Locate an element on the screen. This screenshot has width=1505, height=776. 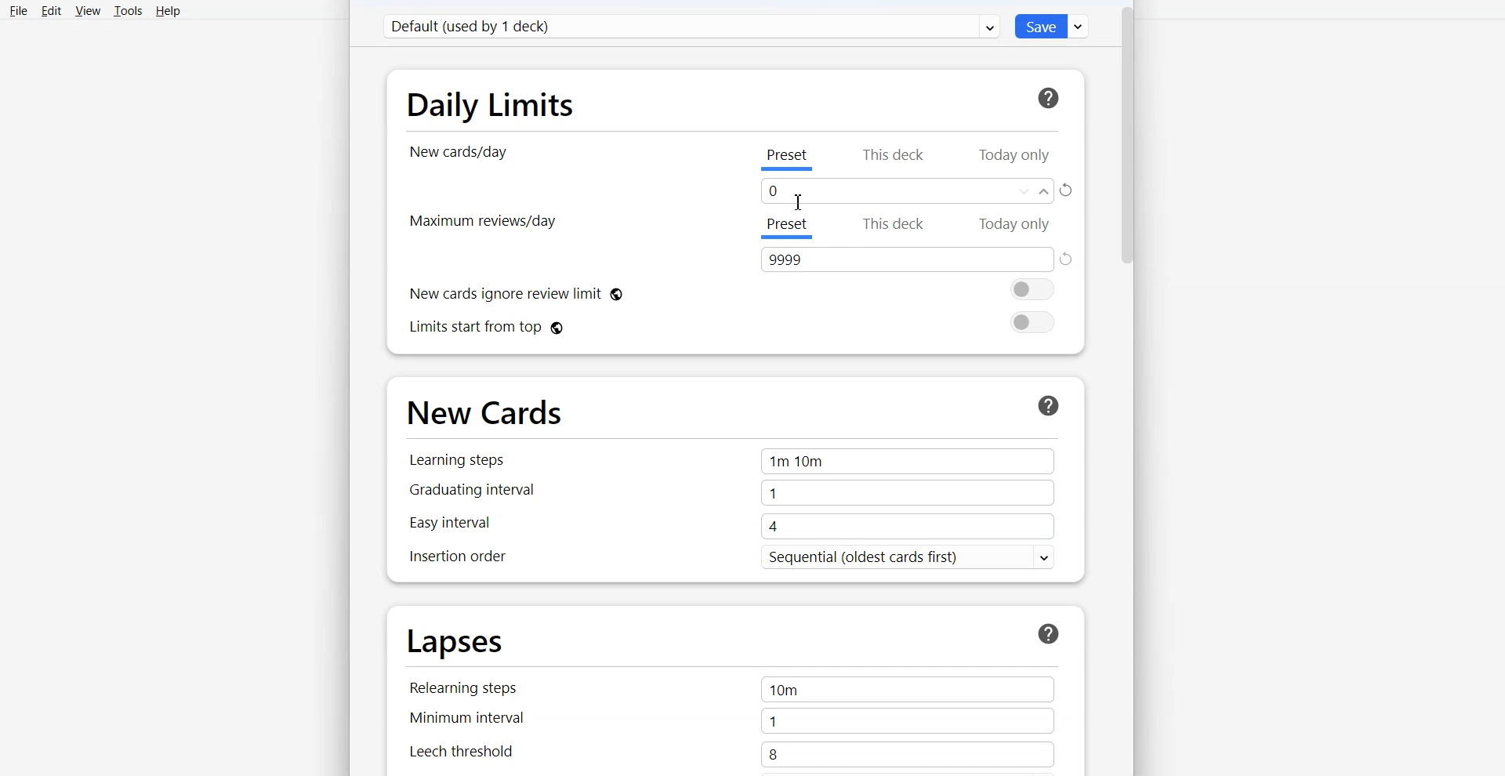
Relearning steps is located at coordinates (476, 691).